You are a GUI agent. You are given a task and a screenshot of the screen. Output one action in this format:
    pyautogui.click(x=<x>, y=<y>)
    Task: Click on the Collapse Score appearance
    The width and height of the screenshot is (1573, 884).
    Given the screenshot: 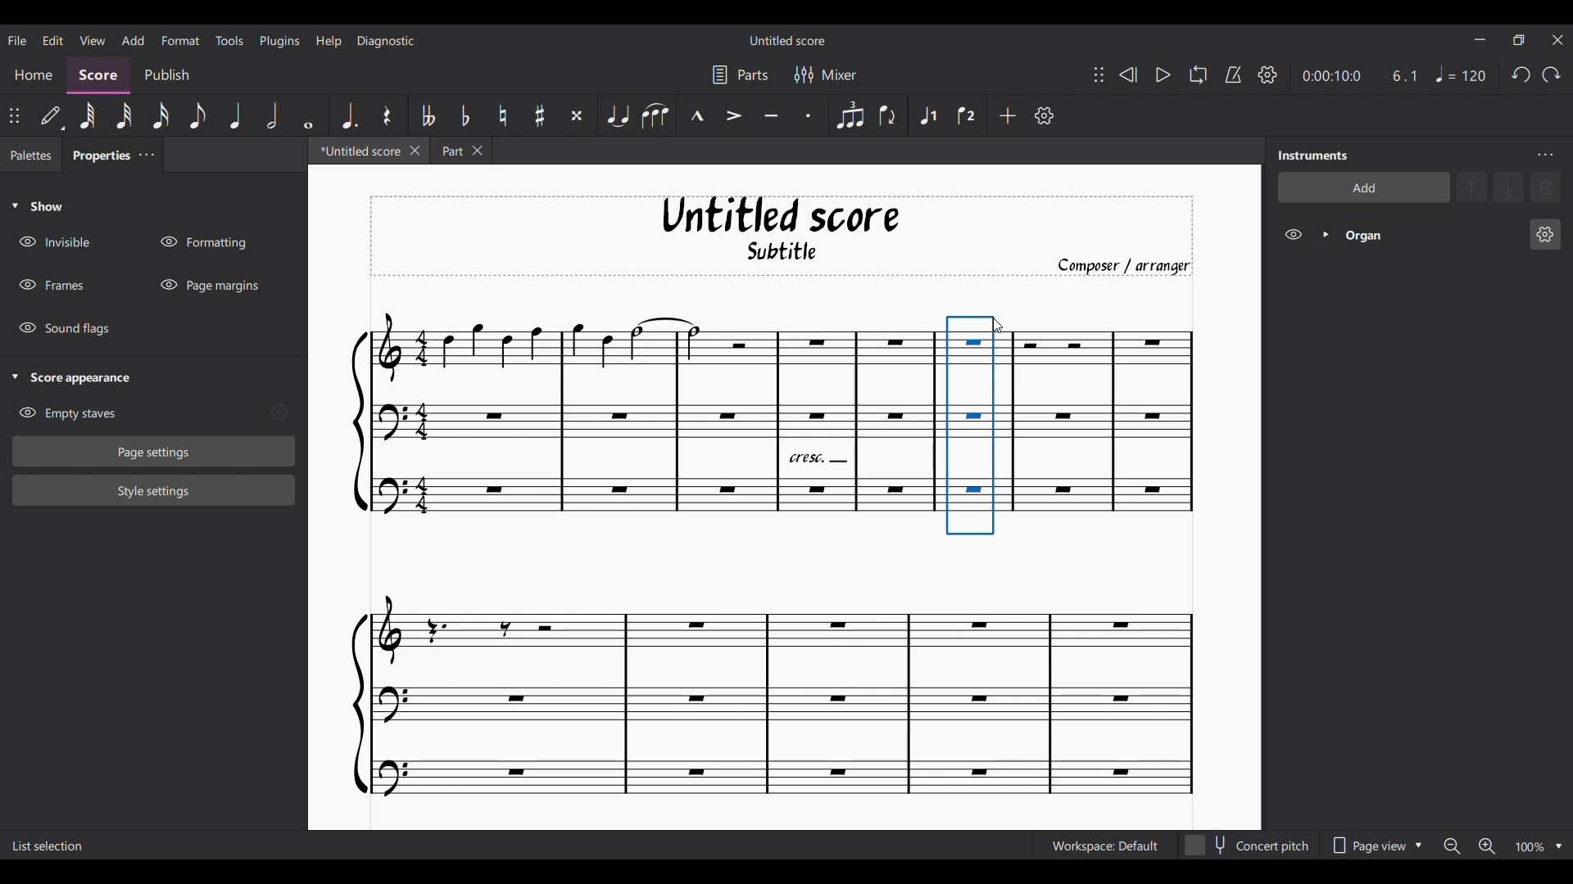 What is the action you would take?
    pyautogui.click(x=72, y=379)
    